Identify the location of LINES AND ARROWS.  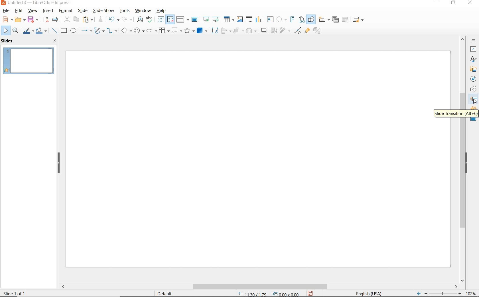
(86, 31).